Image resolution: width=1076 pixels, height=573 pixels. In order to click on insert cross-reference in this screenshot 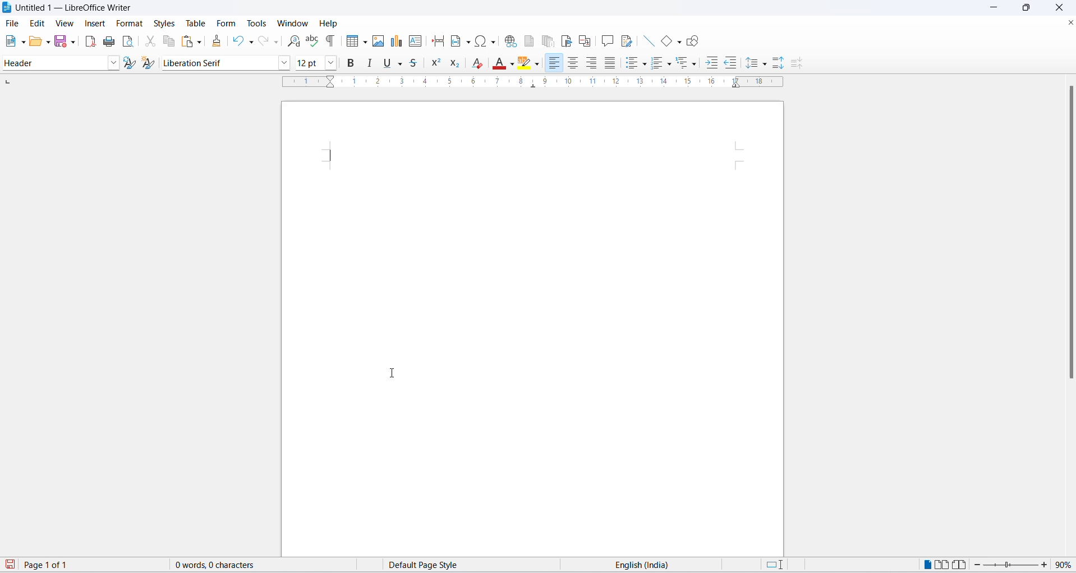, I will do `click(586, 39)`.